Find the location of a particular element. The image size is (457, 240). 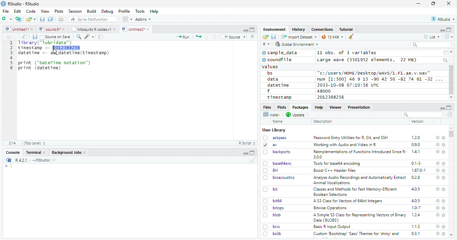

0.3.1 is located at coordinates (416, 233).